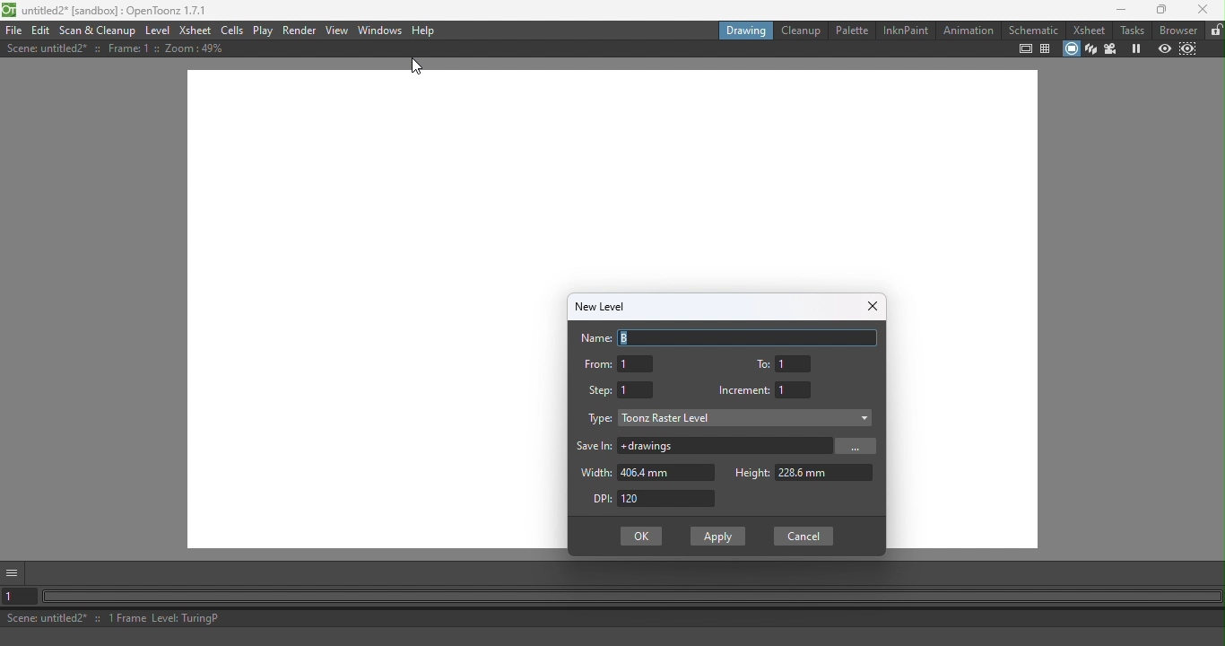  What do you see at coordinates (967, 33) in the screenshot?
I see `Animation` at bounding box center [967, 33].